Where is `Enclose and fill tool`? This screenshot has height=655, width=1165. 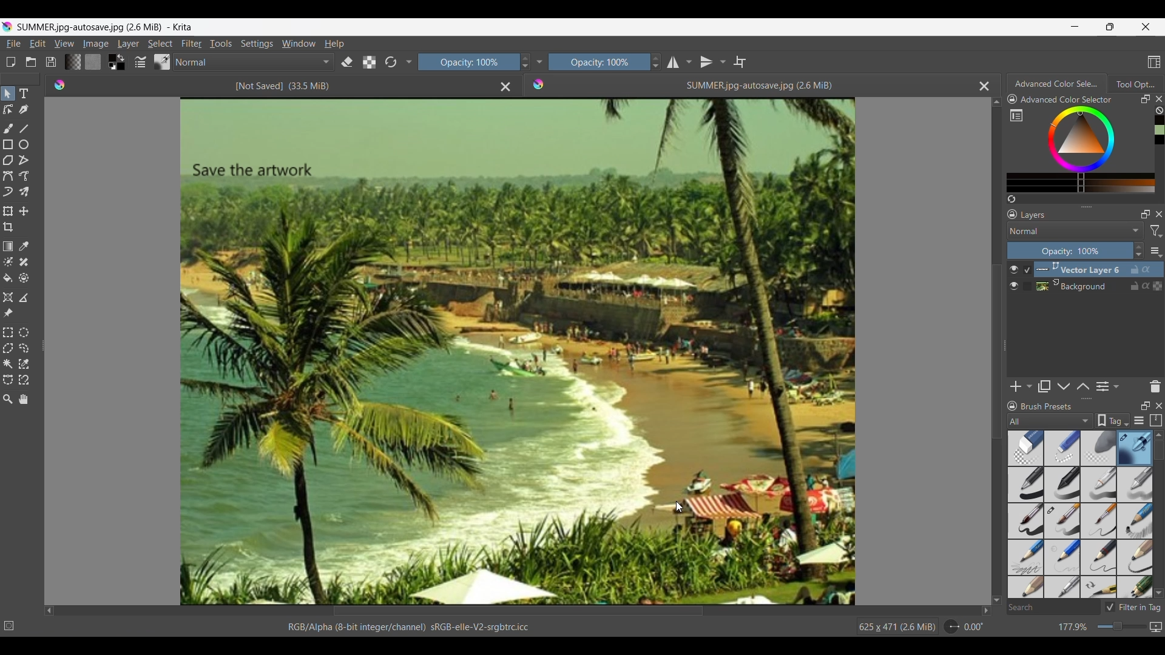 Enclose and fill tool is located at coordinates (23, 278).